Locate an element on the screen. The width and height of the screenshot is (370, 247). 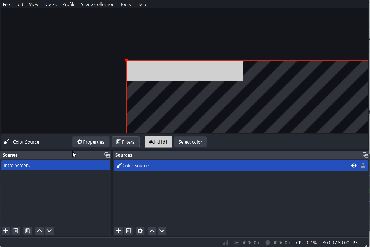
Select color is located at coordinates (191, 142).